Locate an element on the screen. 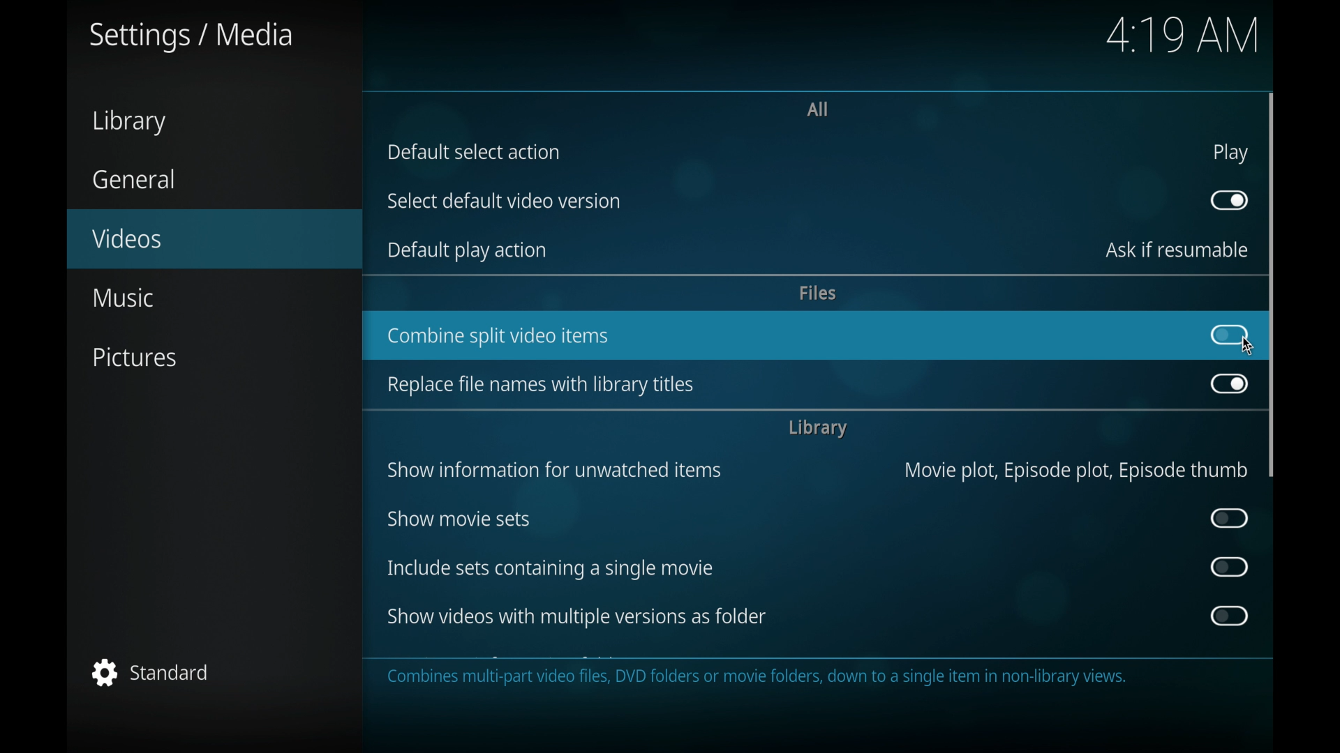  videos is located at coordinates (214, 239).